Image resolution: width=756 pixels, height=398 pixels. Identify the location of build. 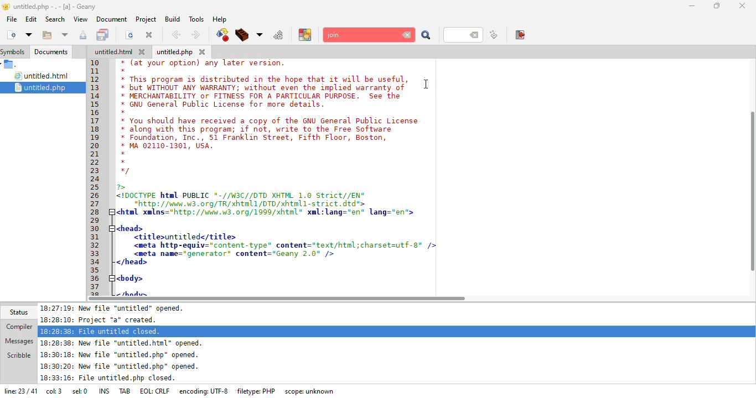
(242, 35).